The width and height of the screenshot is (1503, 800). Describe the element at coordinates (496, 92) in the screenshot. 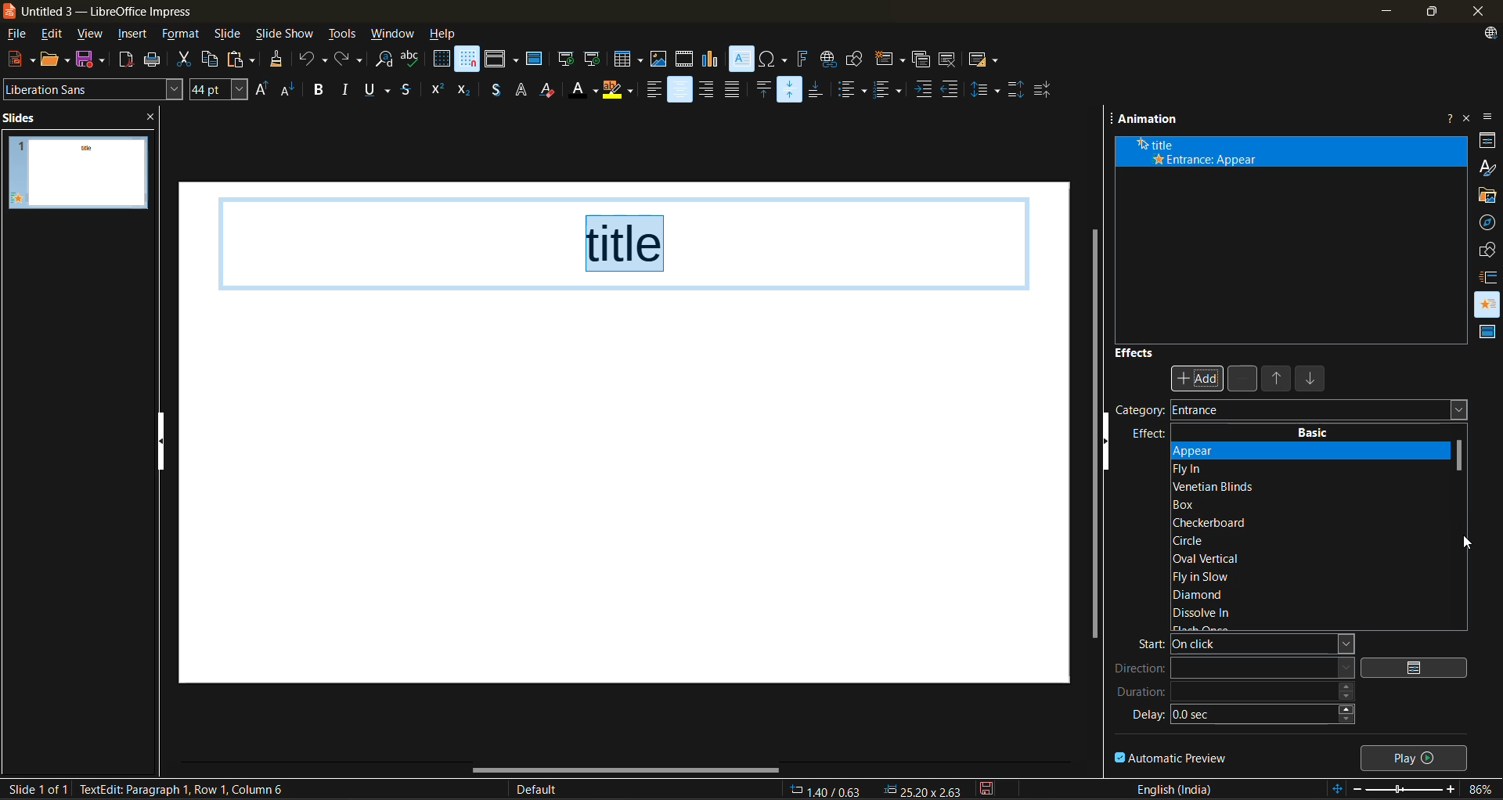

I see `toggle shadow` at that location.